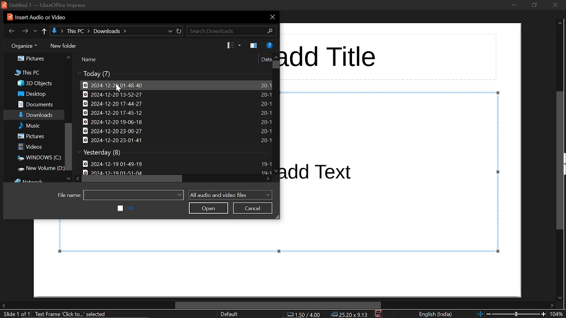 Image resolution: width=566 pixels, height=318 pixels. I want to click on co-ordinate, so click(302, 315).